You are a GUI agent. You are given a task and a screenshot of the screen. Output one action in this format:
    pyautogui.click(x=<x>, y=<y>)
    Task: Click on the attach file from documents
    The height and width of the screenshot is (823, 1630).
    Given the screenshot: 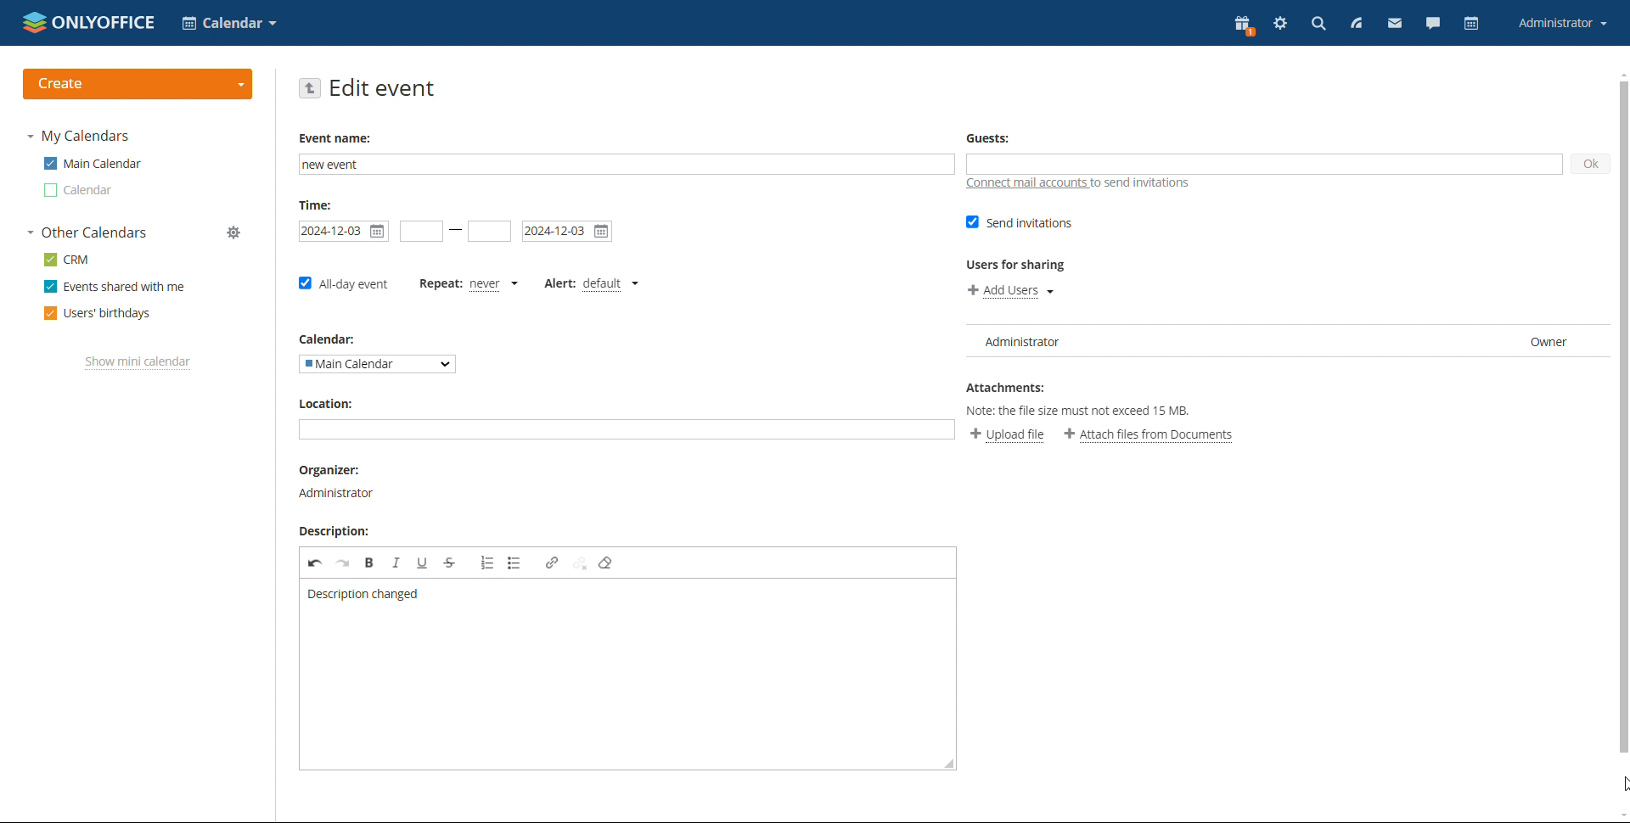 What is the action you would take?
    pyautogui.click(x=1149, y=436)
    